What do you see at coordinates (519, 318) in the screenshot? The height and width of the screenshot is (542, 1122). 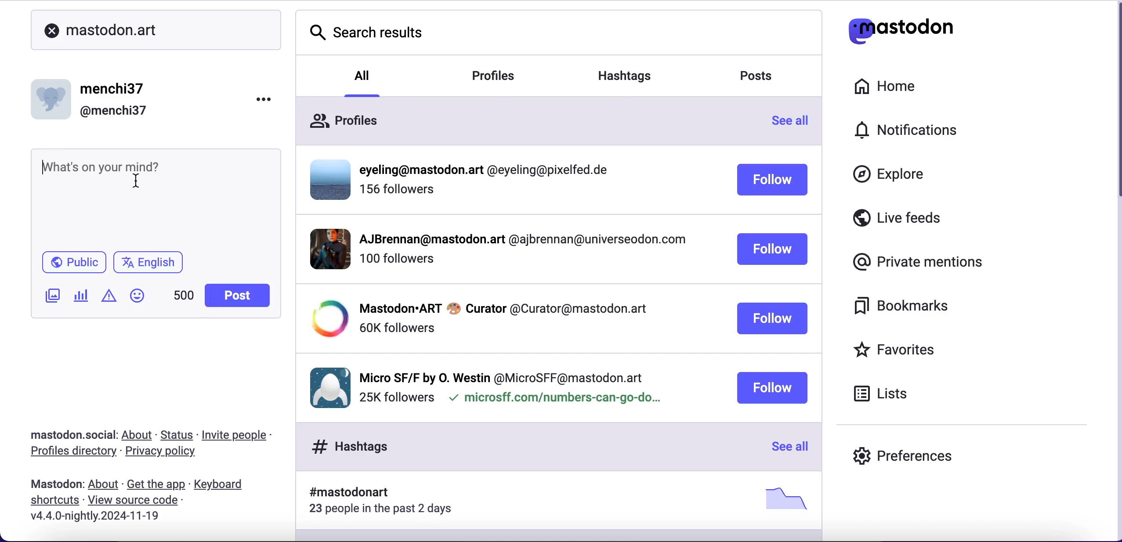 I see `user profile` at bounding box center [519, 318].